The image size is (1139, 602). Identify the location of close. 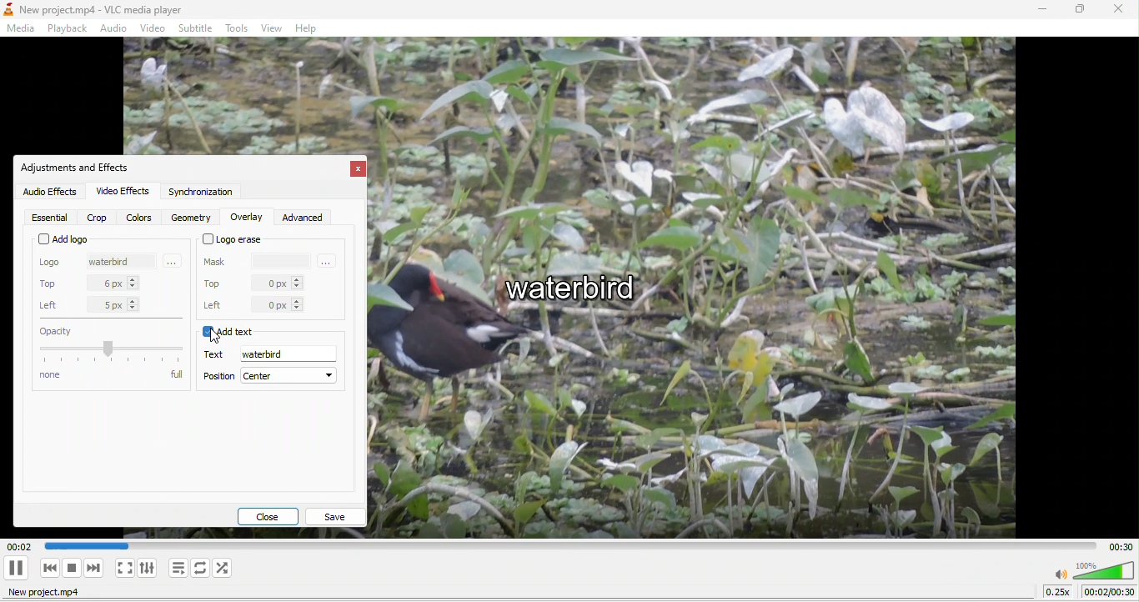
(273, 514).